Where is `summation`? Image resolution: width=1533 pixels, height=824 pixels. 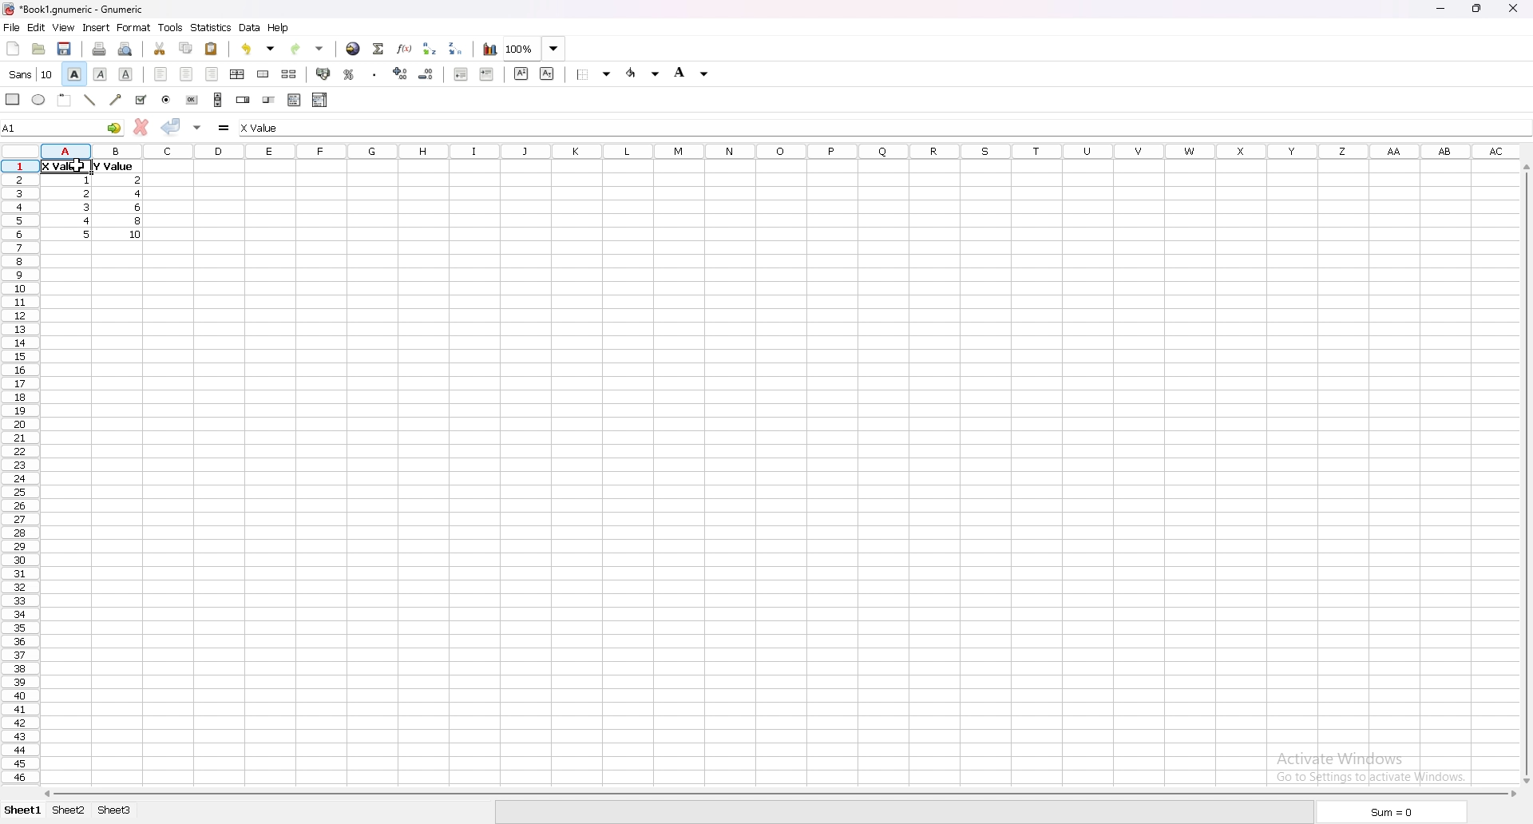 summation is located at coordinates (378, 48).